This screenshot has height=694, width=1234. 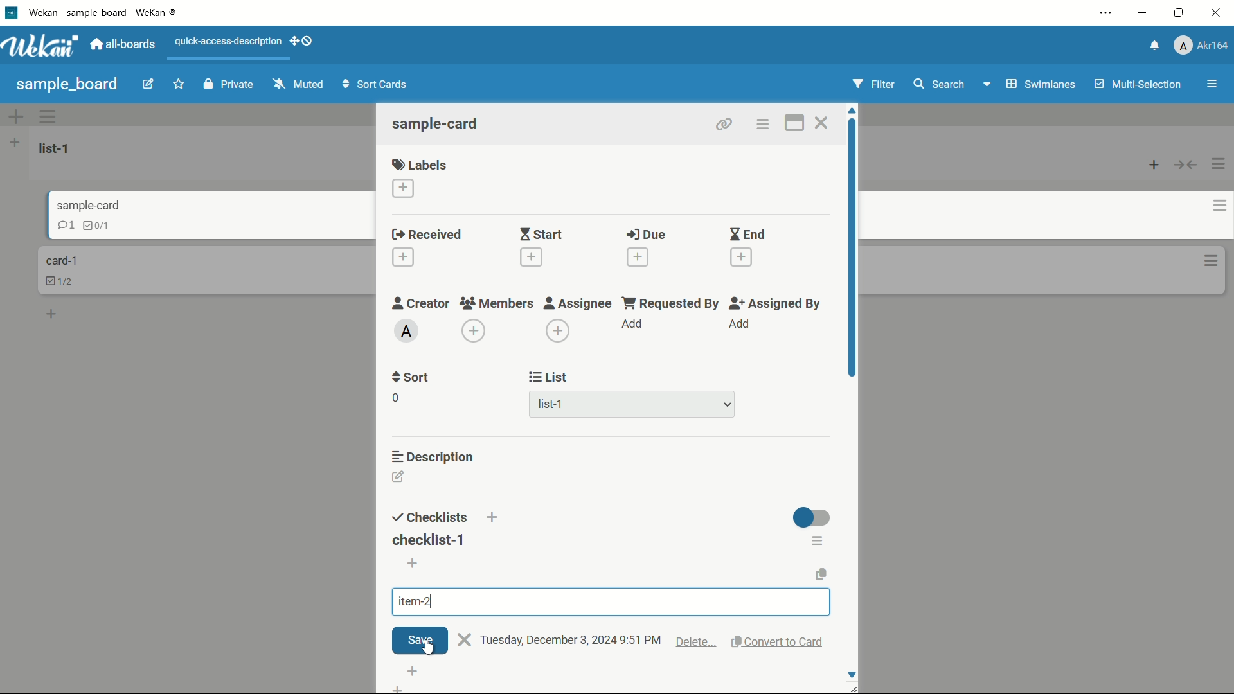 What do you see at coordinates (672, 303) in the screenshot?
I see `requested by` at bounding box center [672, 303].